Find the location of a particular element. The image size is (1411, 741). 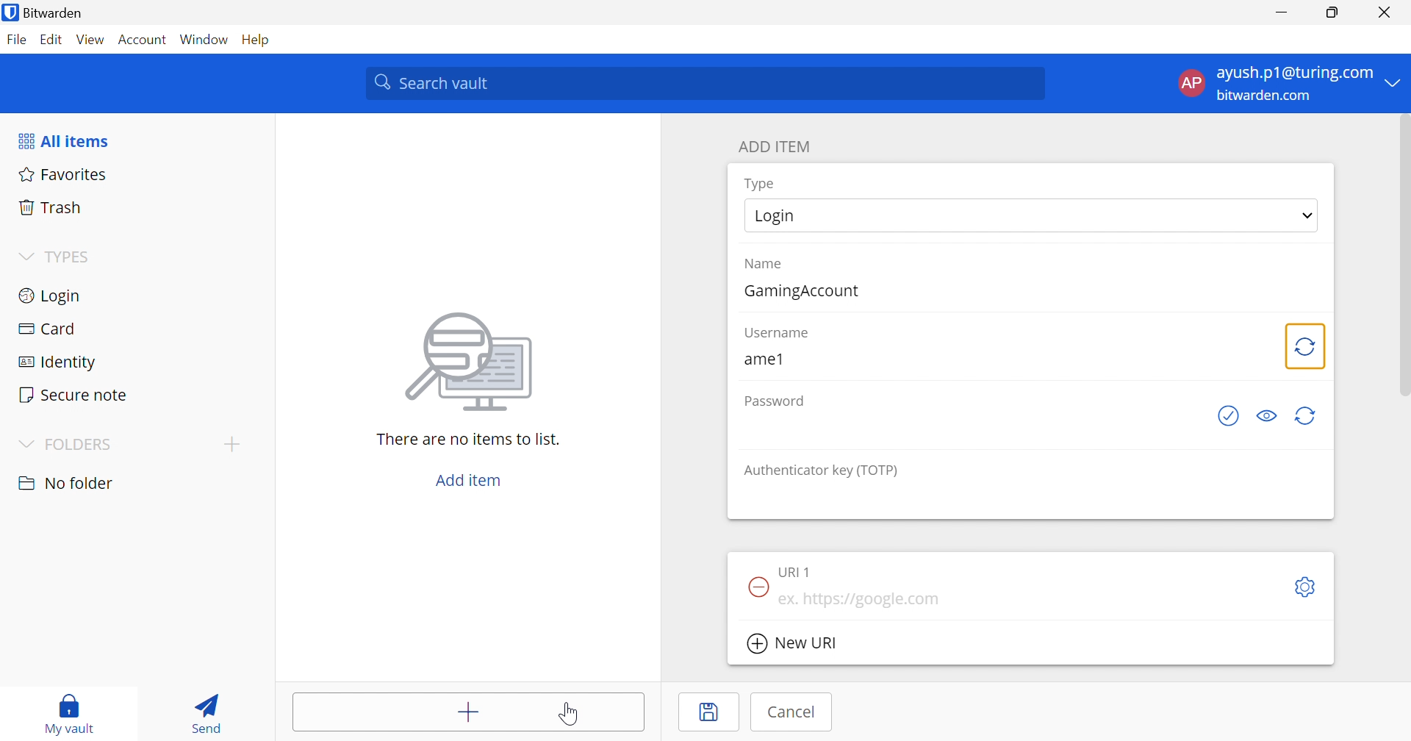

ADD ITEM is located at coordinates (778, 148).